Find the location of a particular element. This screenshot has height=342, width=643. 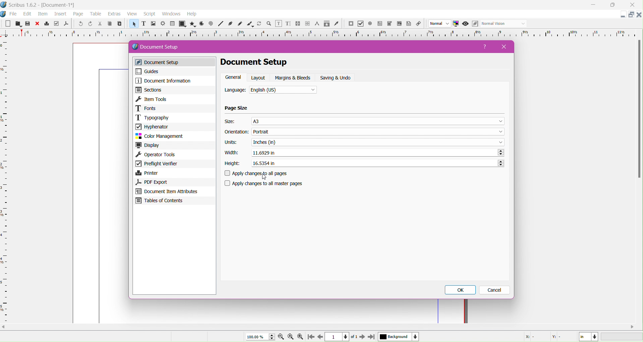

OK is located at coordinates (461, 290).